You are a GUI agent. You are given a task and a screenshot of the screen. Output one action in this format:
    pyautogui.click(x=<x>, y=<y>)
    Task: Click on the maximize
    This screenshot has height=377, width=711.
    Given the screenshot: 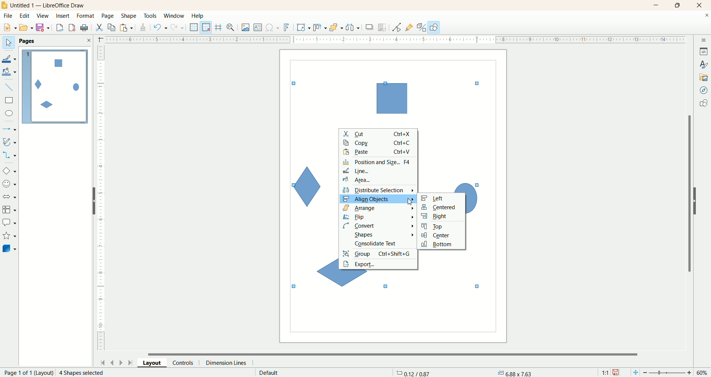 What is the action you would take?
    pyautogui.click(x=678, y=5)
    